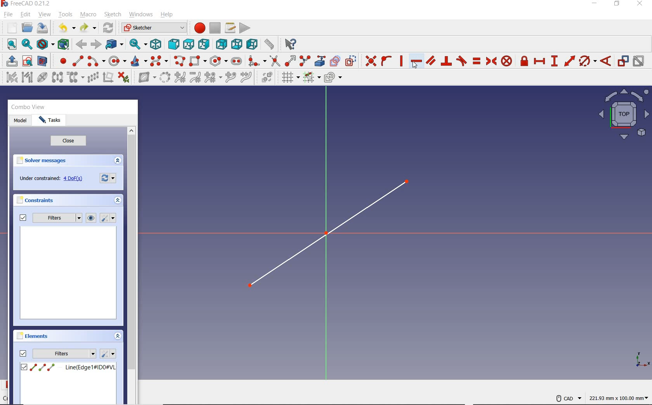 The image size is (652, 405). What do you see at coordinates (431, 60) in the screenshot?
I see `CONSTRAIN PARALLEL` at bounding box center [431, 60].